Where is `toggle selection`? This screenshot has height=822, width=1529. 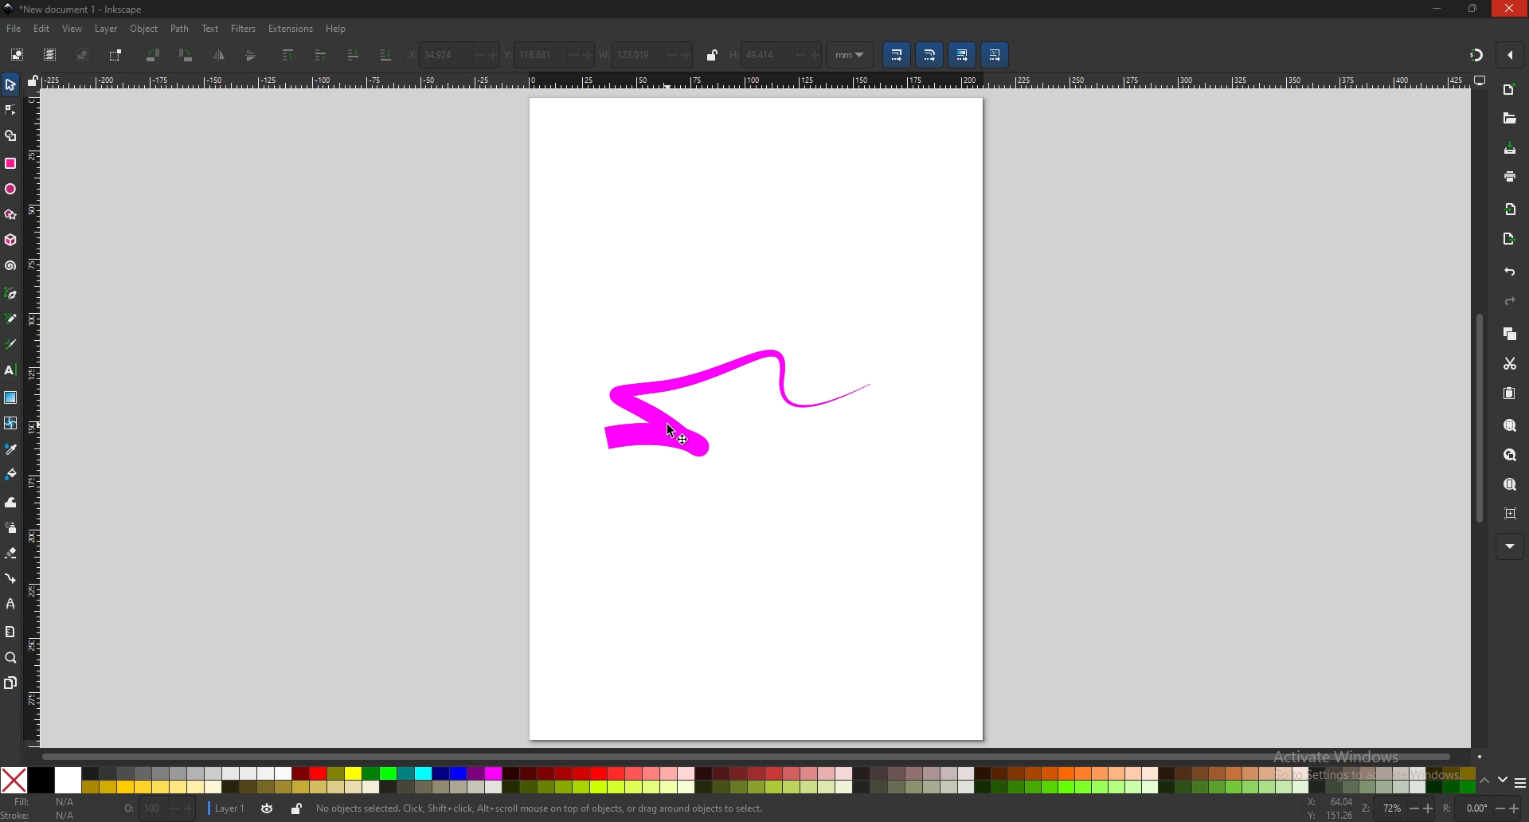
toggle selection is located at coordinates (118, 55).